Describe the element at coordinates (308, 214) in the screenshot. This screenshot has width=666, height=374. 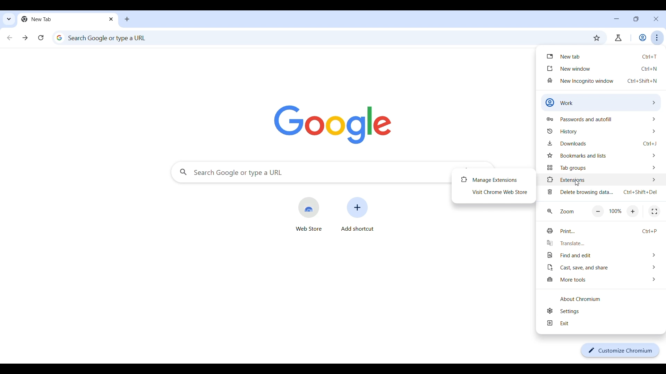
I see `Open Google webstore` at that location.